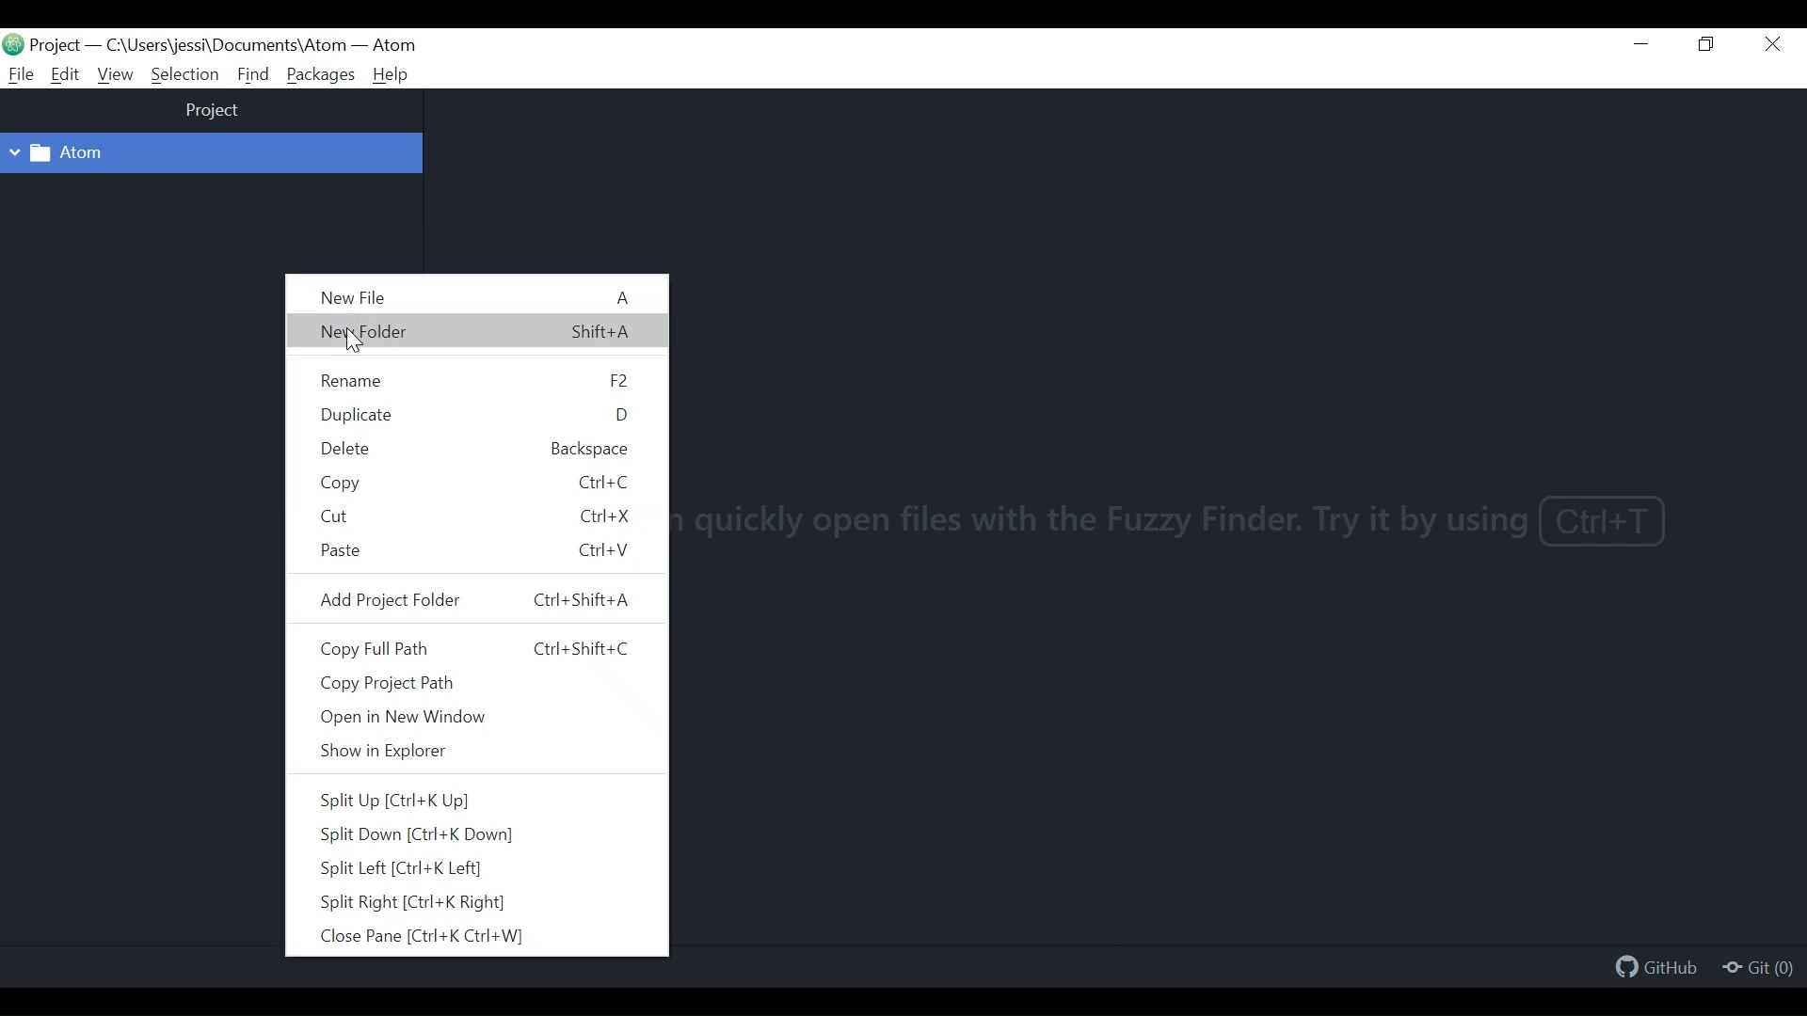 The height and width of the screenshot is (1016, 1807). What do you see at coordinates (403, 718) in the screenshot?
I see `Open in New Window` at bounding box center [403, 718].